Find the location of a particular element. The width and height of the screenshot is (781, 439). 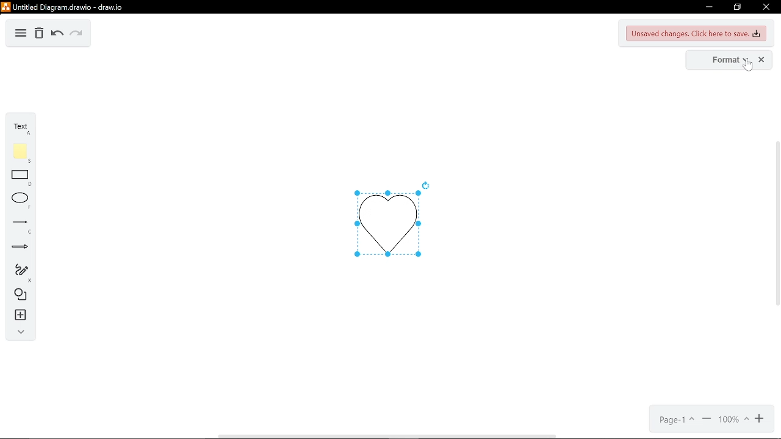

restore down is located at coordinates (738, 7).